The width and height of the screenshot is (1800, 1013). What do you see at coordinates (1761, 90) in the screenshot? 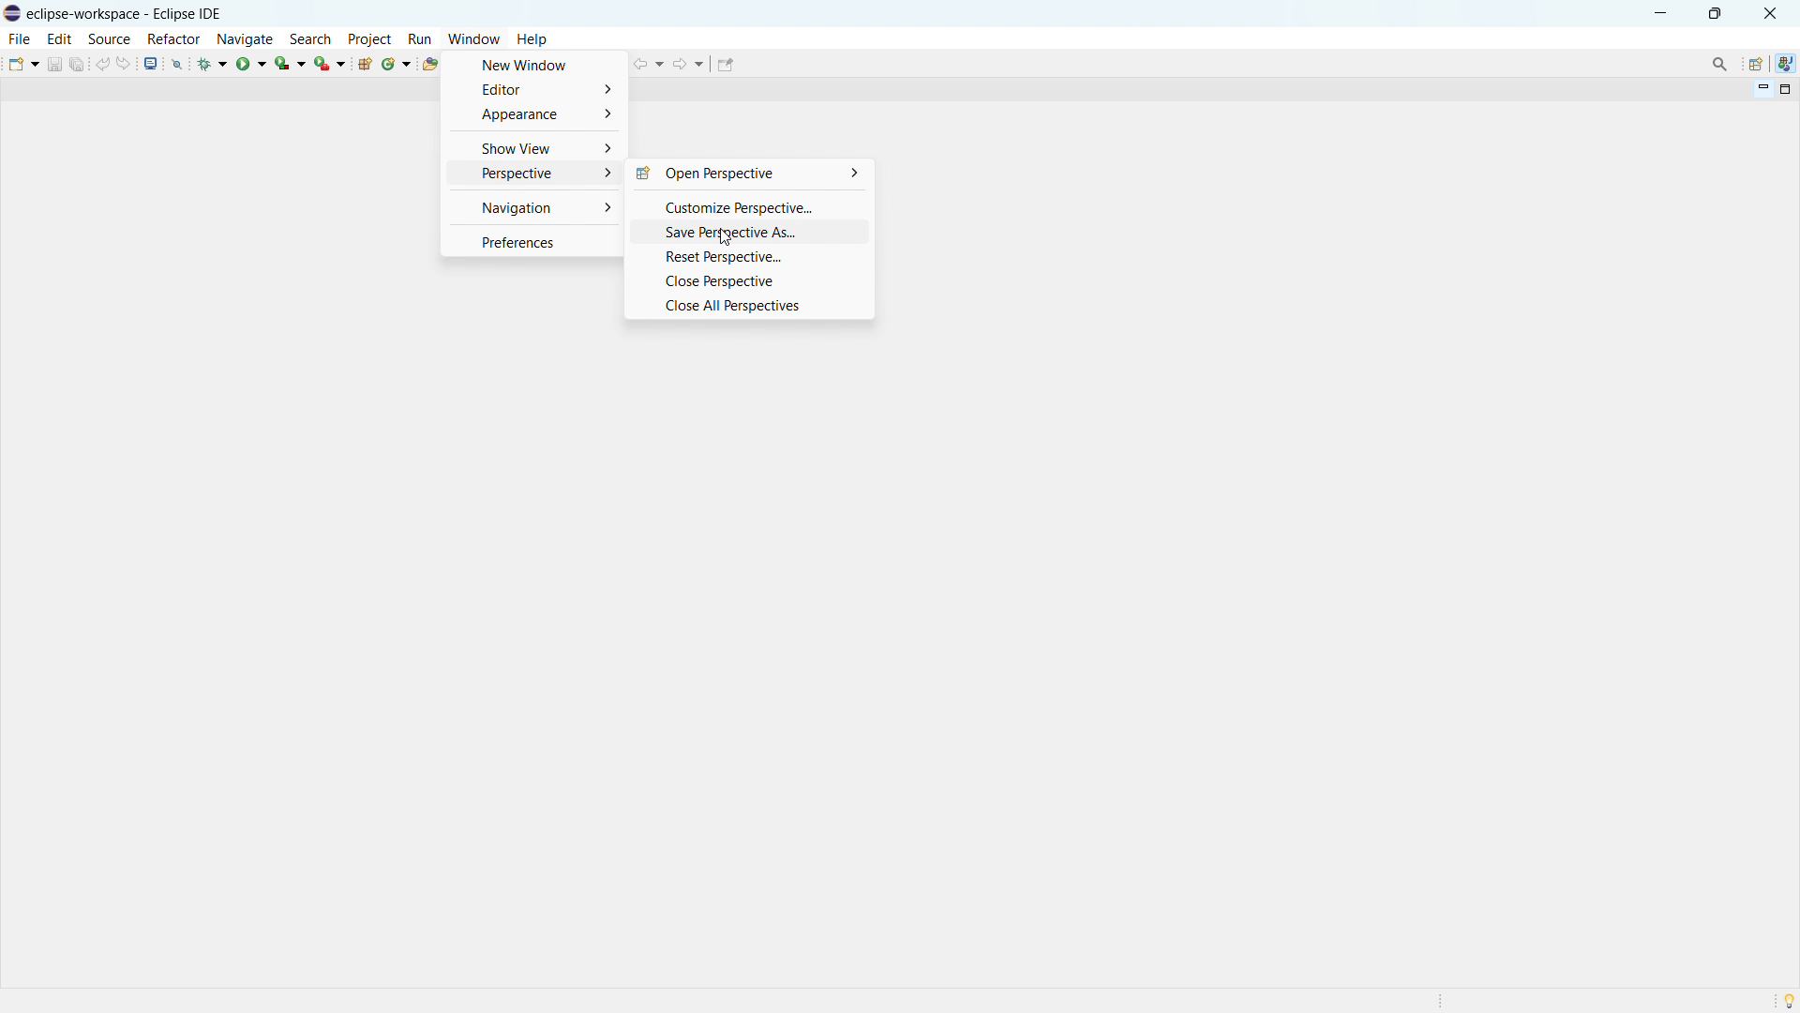
I see `minimize view` at bounding box center [1761, 90].